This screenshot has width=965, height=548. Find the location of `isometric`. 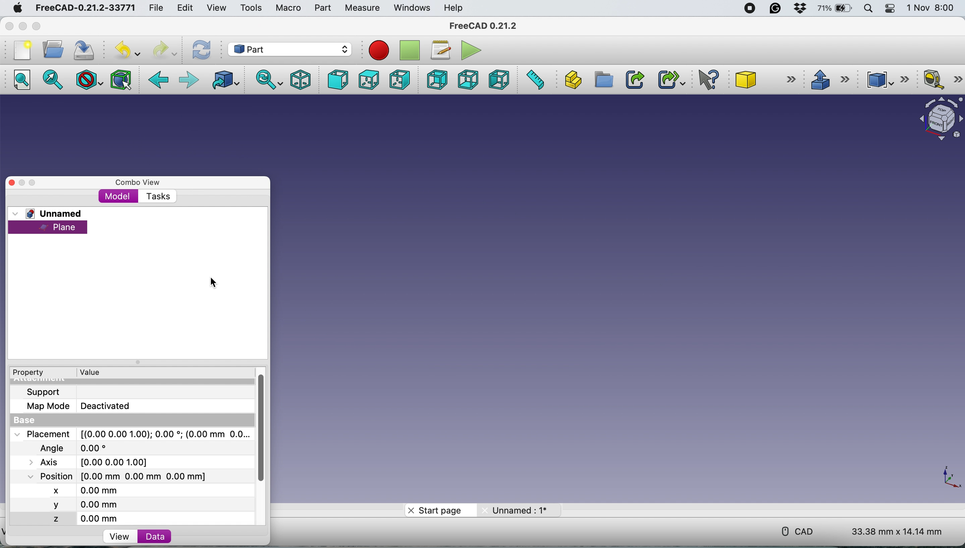

isometric is located at coordinates (300, 81).